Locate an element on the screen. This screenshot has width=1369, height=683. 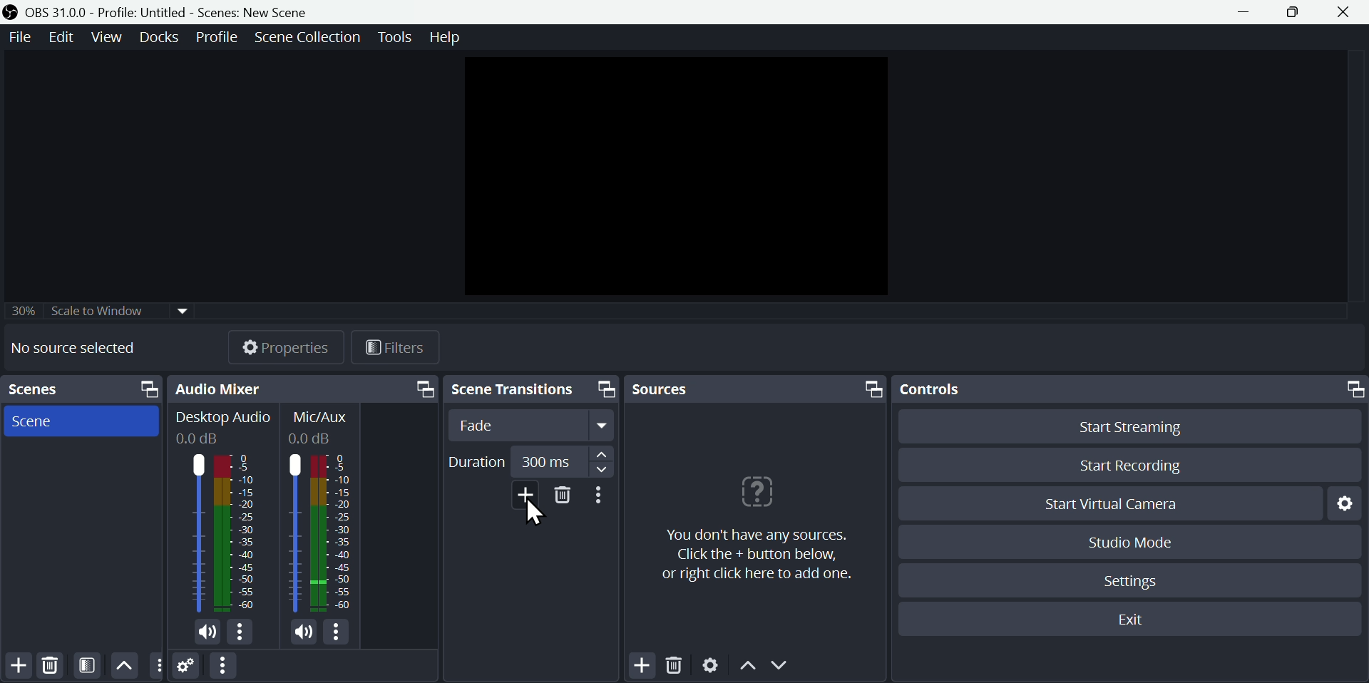
Delete is located at coordinates (678, 666).